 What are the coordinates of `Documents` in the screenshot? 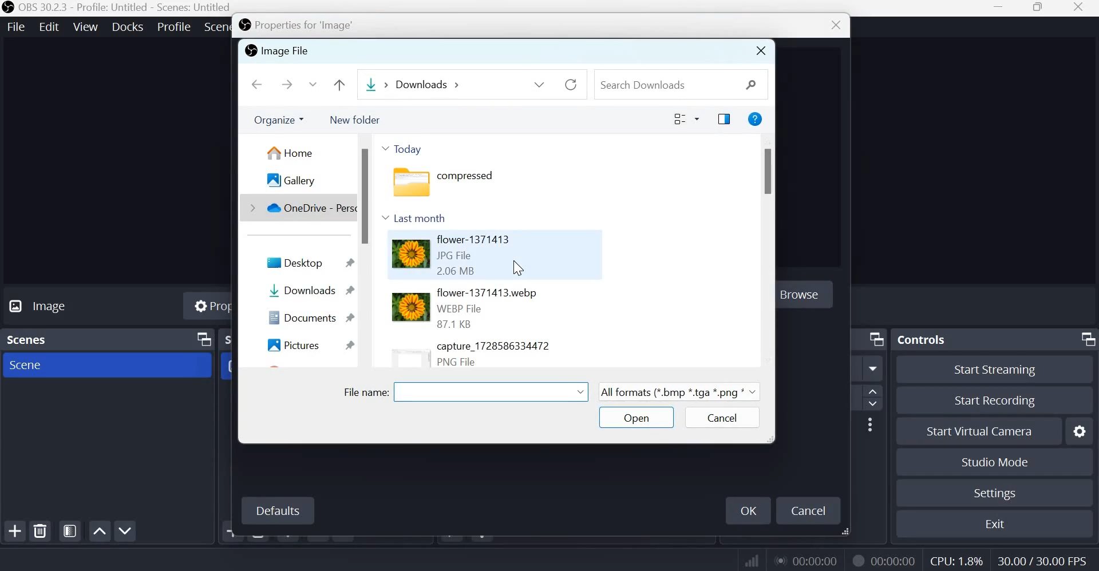 It's located at (309, 316).